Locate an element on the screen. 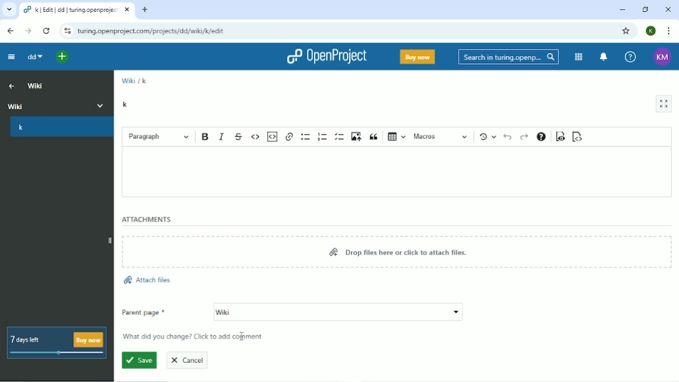  Attach files is located at coordinates (147, 281).